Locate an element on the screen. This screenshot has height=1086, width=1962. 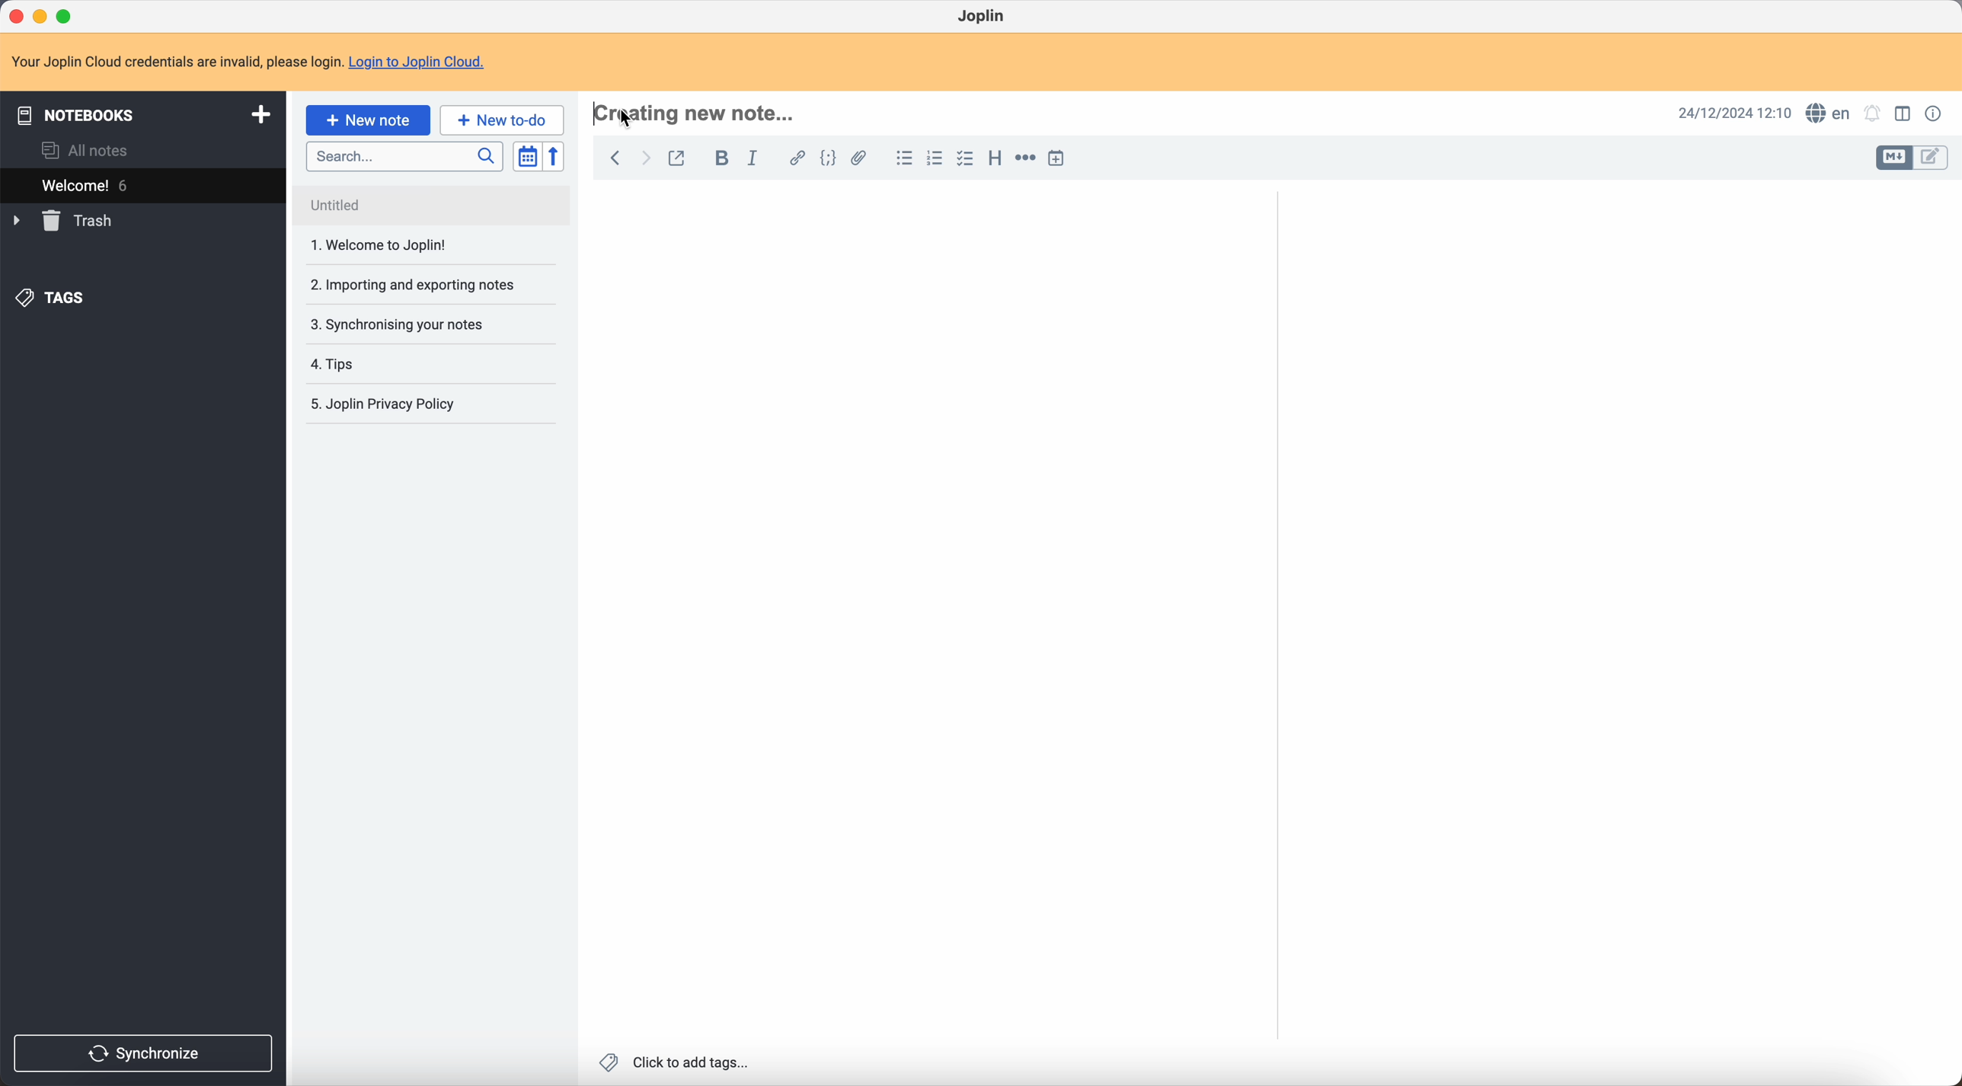
synchronising your notes is located at coordinates (422, 324).